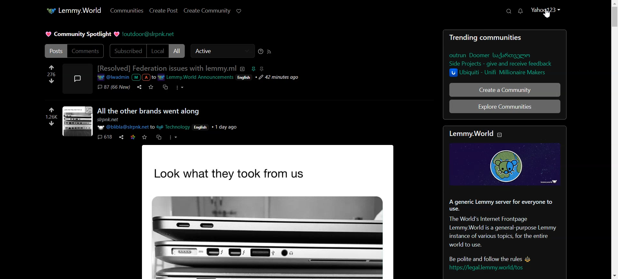 The image size is (618, 279). I want to click on Text, so click(505, 203).